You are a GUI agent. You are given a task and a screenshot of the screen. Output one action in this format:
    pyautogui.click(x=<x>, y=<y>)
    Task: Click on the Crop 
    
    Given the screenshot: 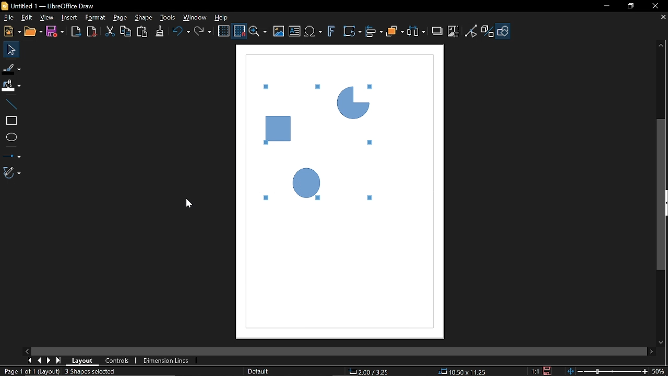 What is the action you would take?
    pyautogui.click(x=454, y=31)
    